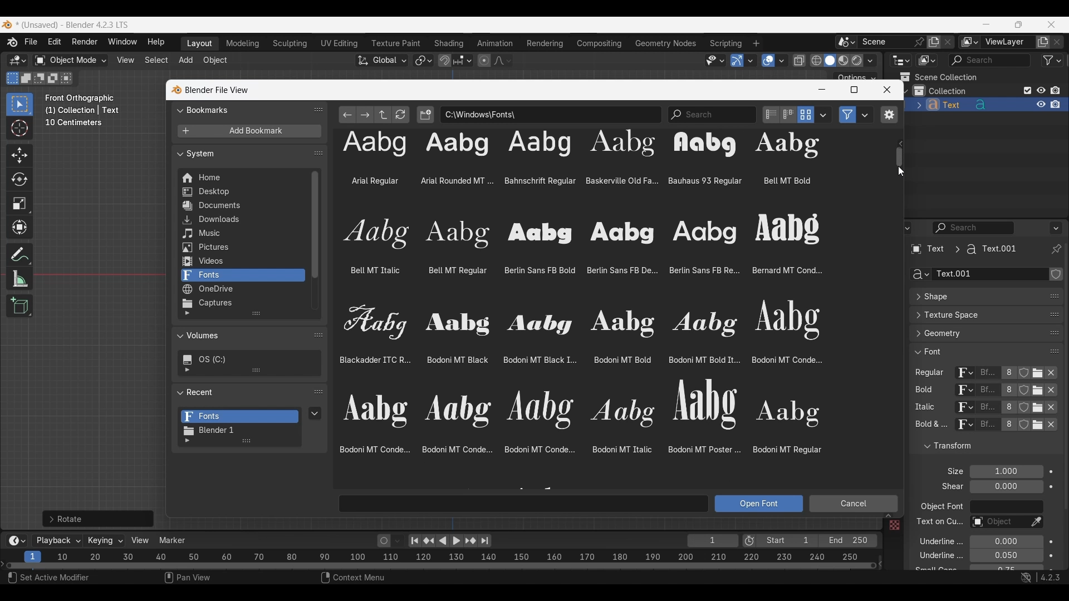 The image size is (1069, 601). Describe the element at coordinates (847, 115) in the screenshot. I see `Filter files` at that location.